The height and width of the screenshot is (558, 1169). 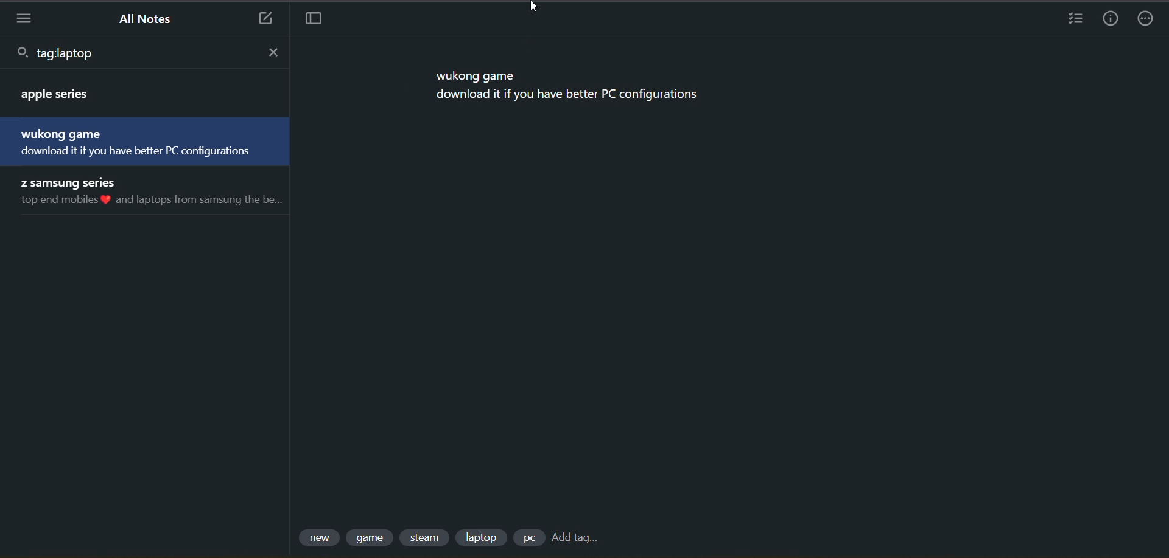 I want to click on notes with tag matching, so click(x=124, y=92).